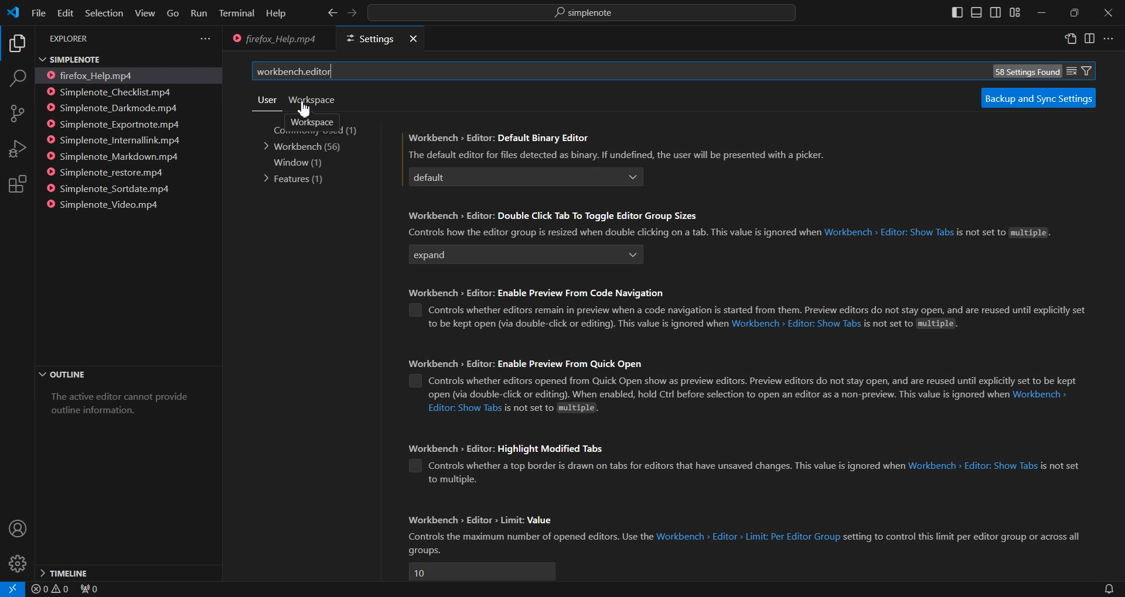 The width and height of the screenshot is (1125, 597). I want to click on  settings found, so click(1025, 71).